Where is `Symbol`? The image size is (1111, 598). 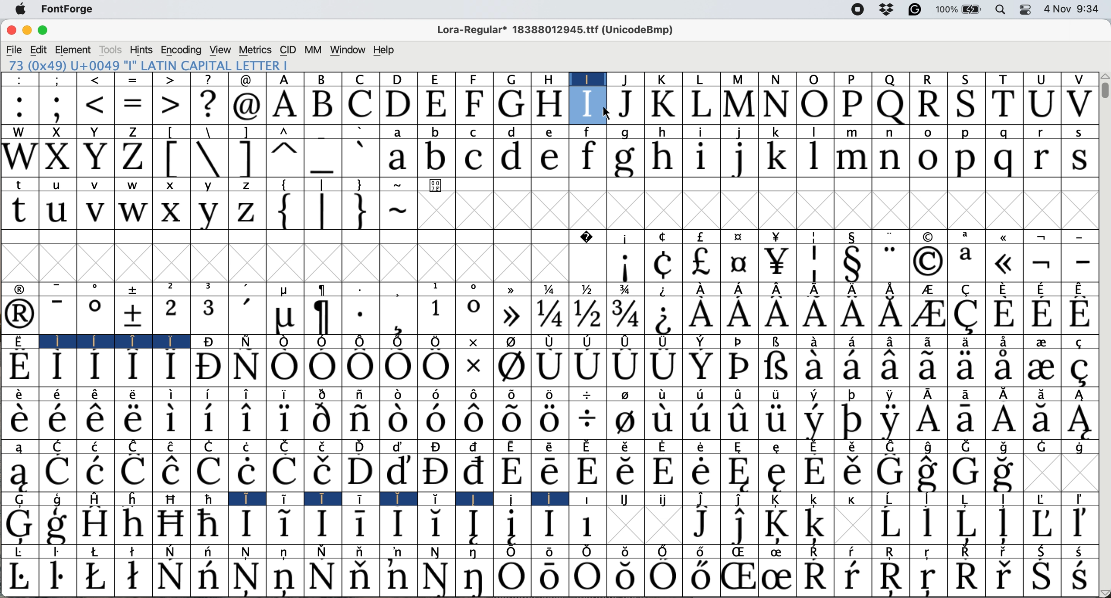
Symbol is located at coordinates (816, 262).